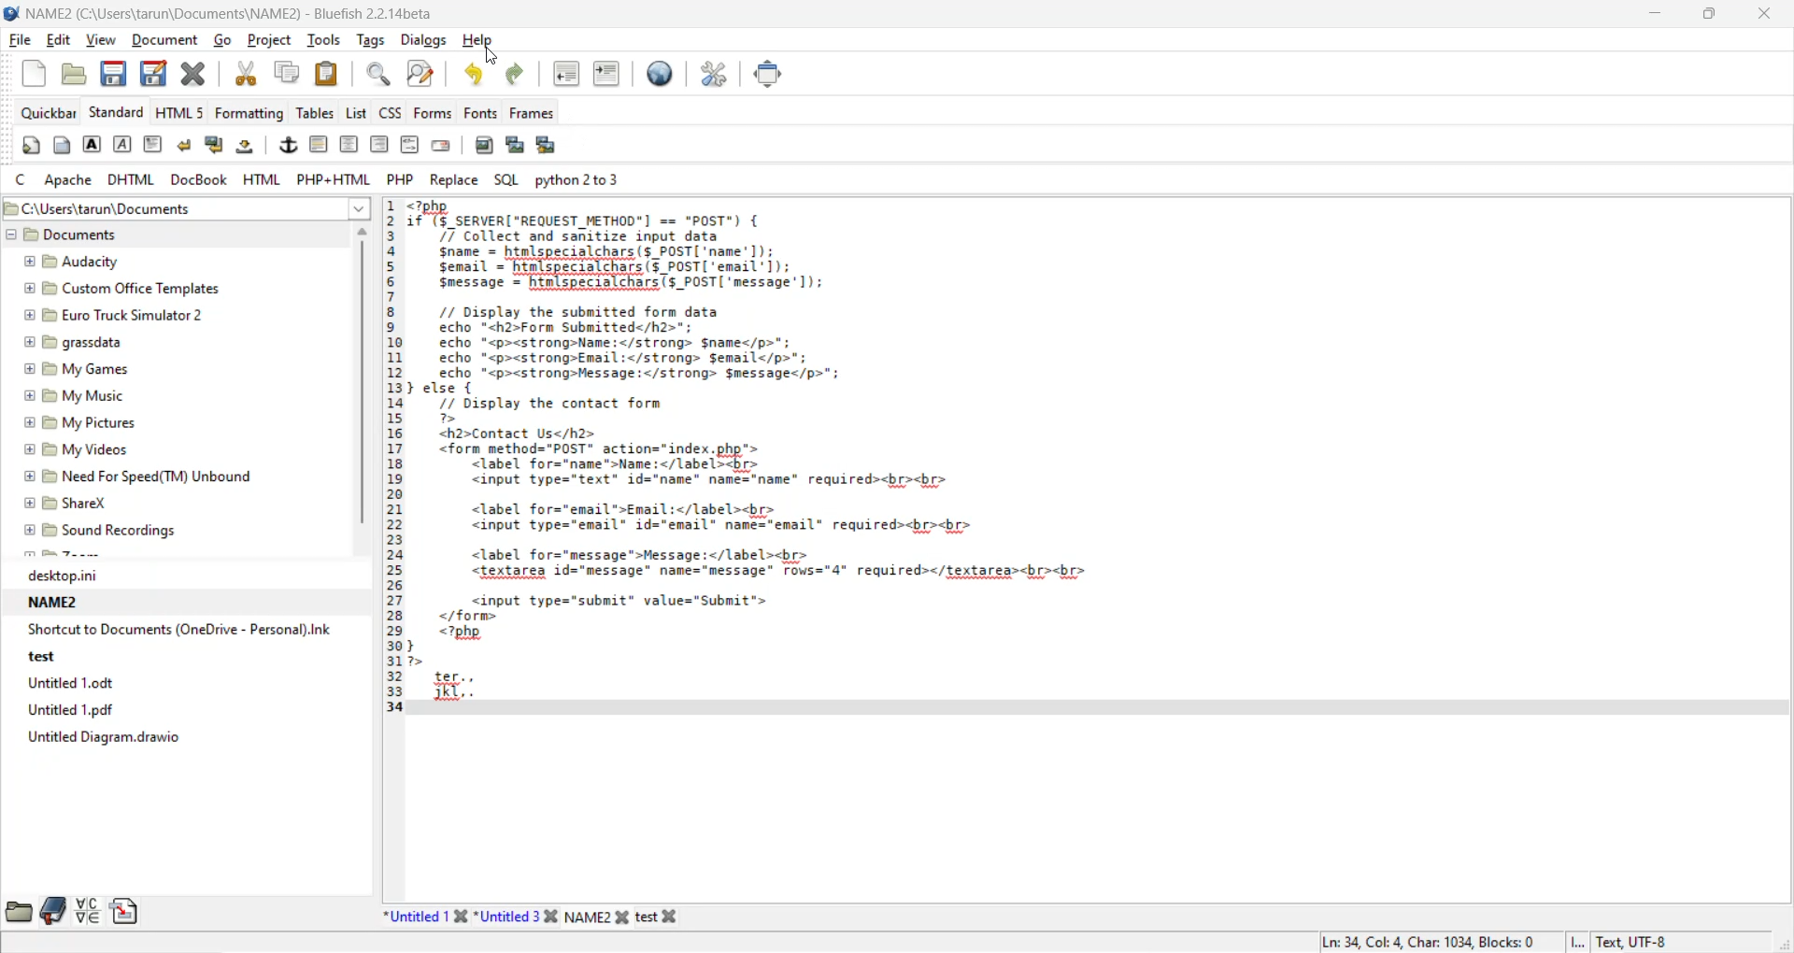  Describe the element at coordinates (329, 73) in the screenshot. I see `paste` at that location.